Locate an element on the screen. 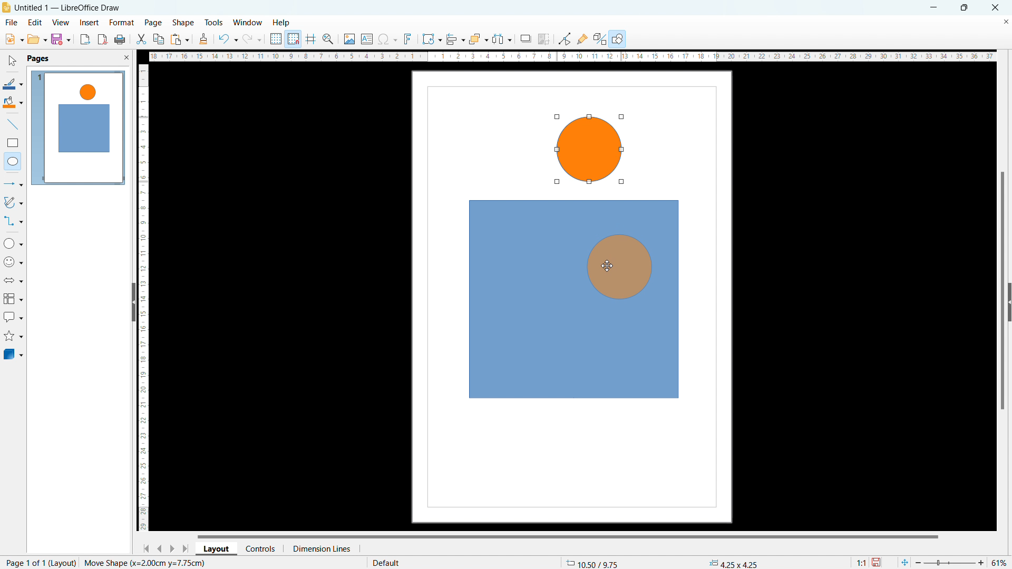 Image resolution: width=1012 pixels, height=569 pixels. page is located at coordinates (153, 22).